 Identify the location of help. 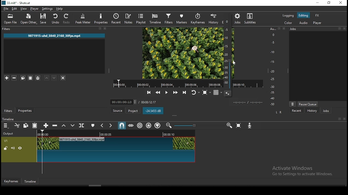
(61, 9).